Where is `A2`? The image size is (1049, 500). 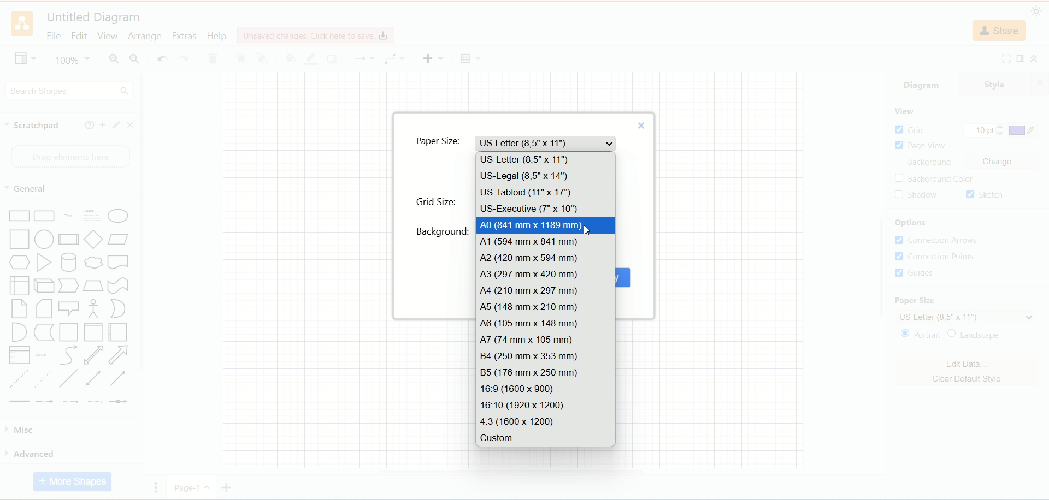 A2 is located at coordinates (544, 259).